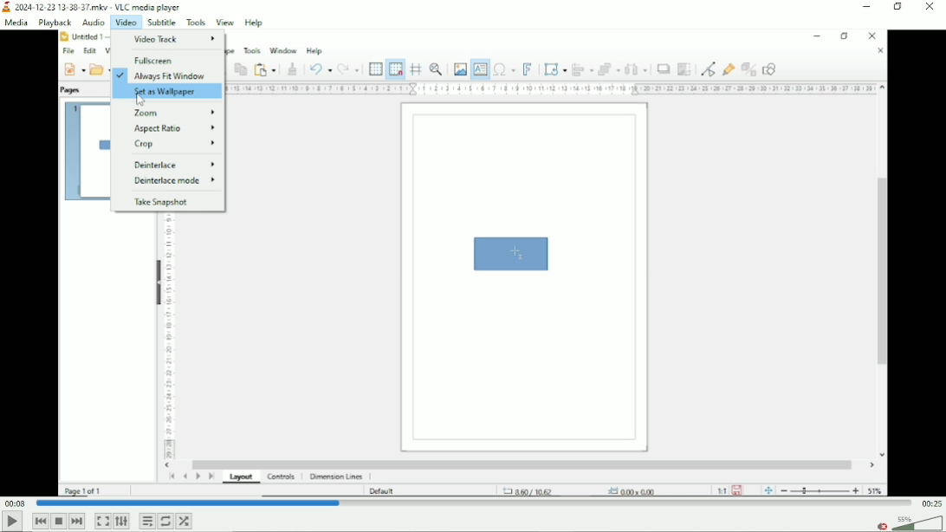 This screenshot has height=532, width=946. I want to click on View, so click(225, 23).